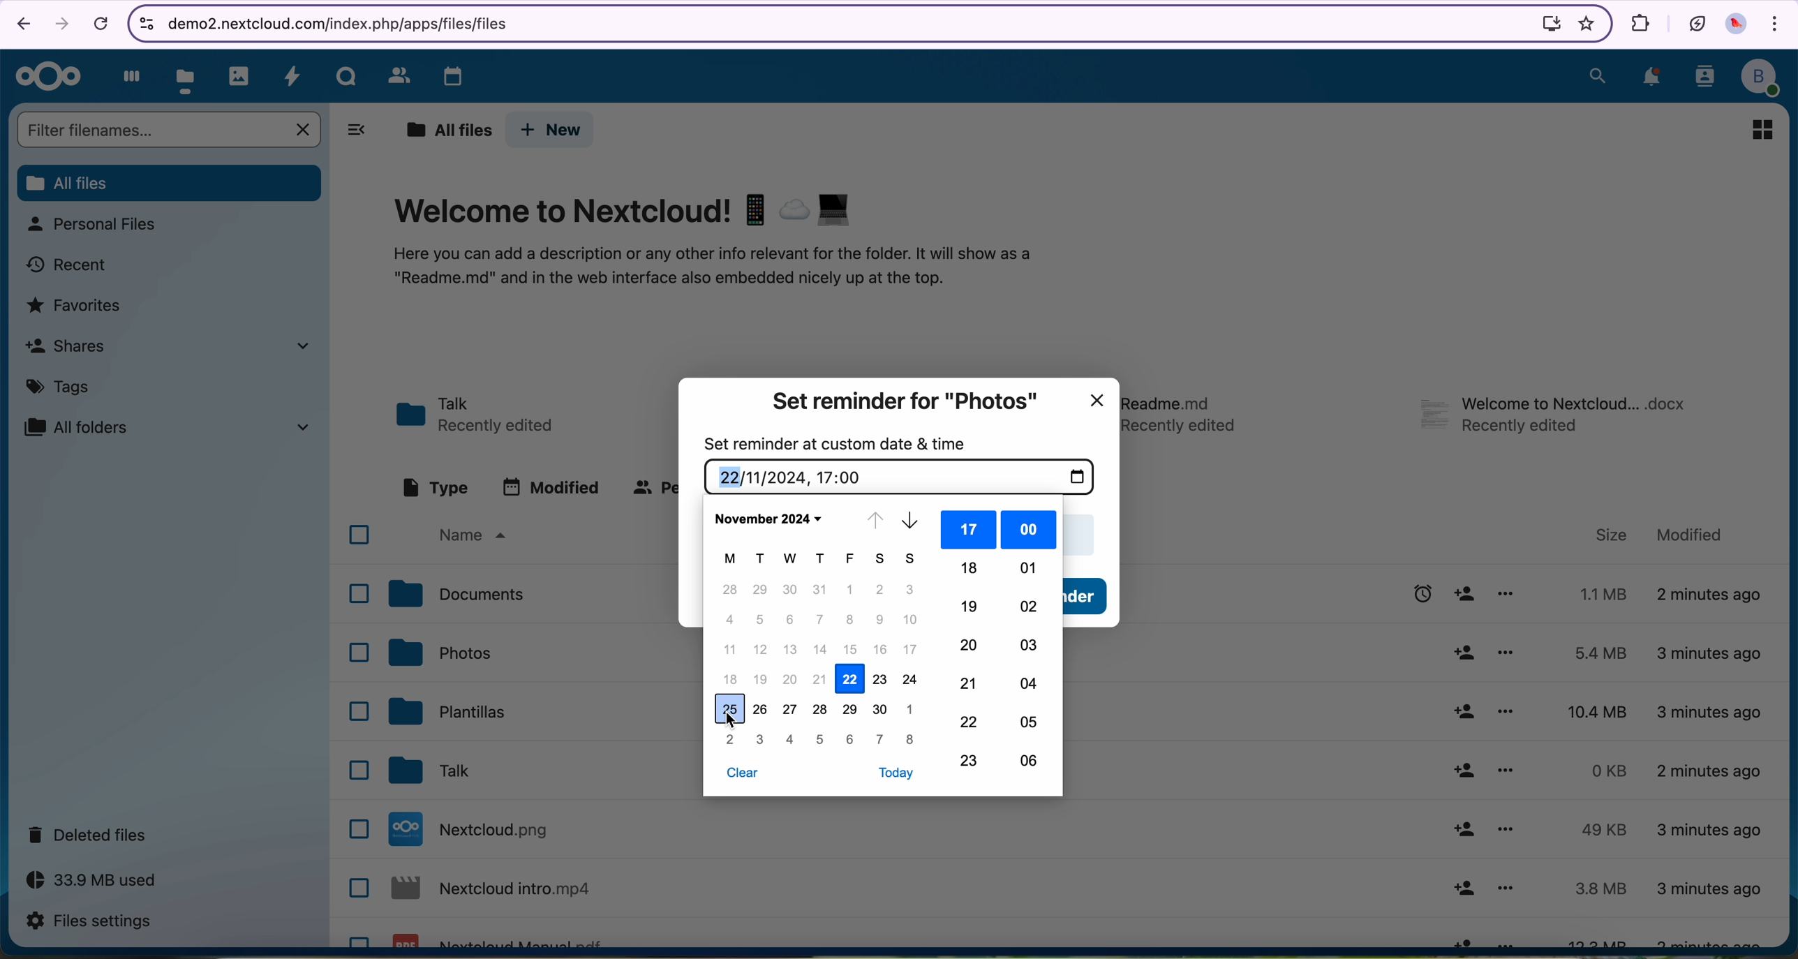  I want to click on 28, so click(731, 588).